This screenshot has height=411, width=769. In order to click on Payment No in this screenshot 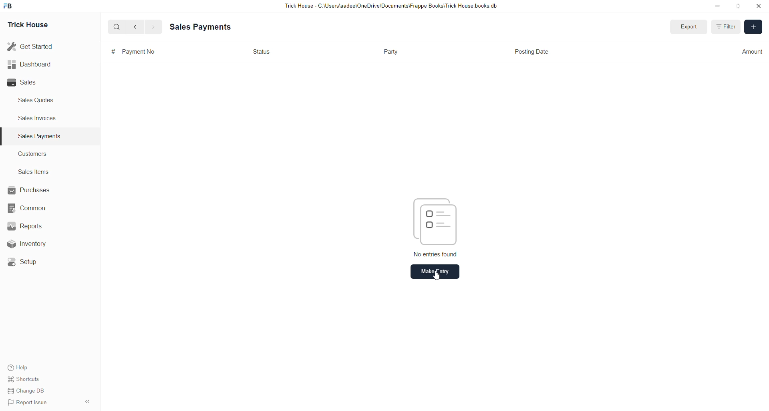, I will do `click(139, 52)`.